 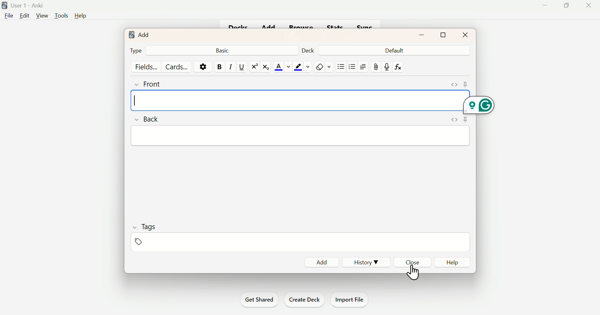 I want to click on Underline, so click(x=241, y=67).